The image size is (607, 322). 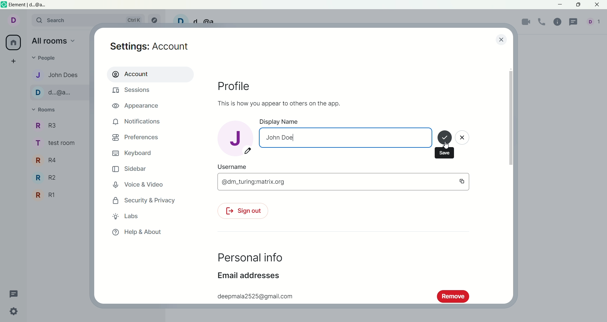 I want to click on security and privacy, so click(x=142, y=201).